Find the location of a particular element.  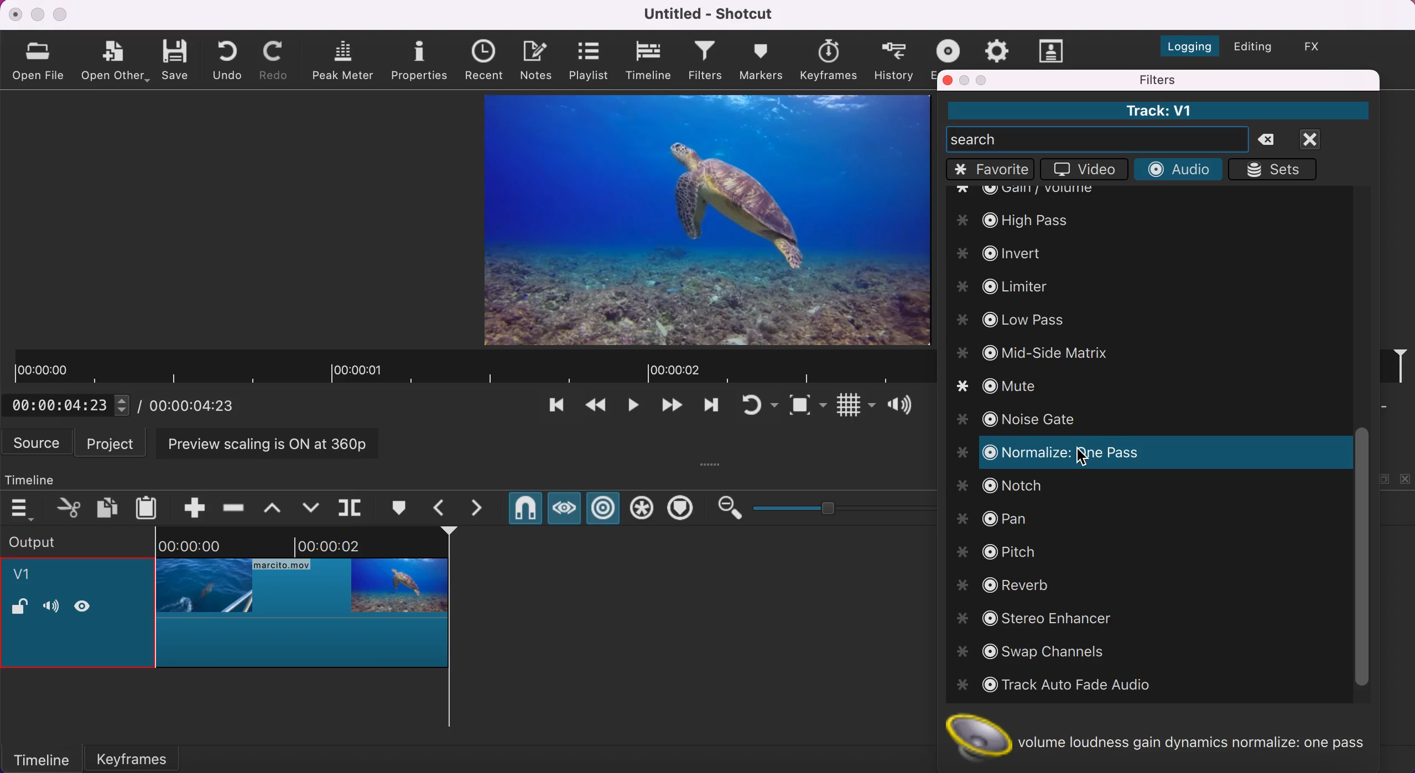

search bar is located at coordinates (1097, 139).